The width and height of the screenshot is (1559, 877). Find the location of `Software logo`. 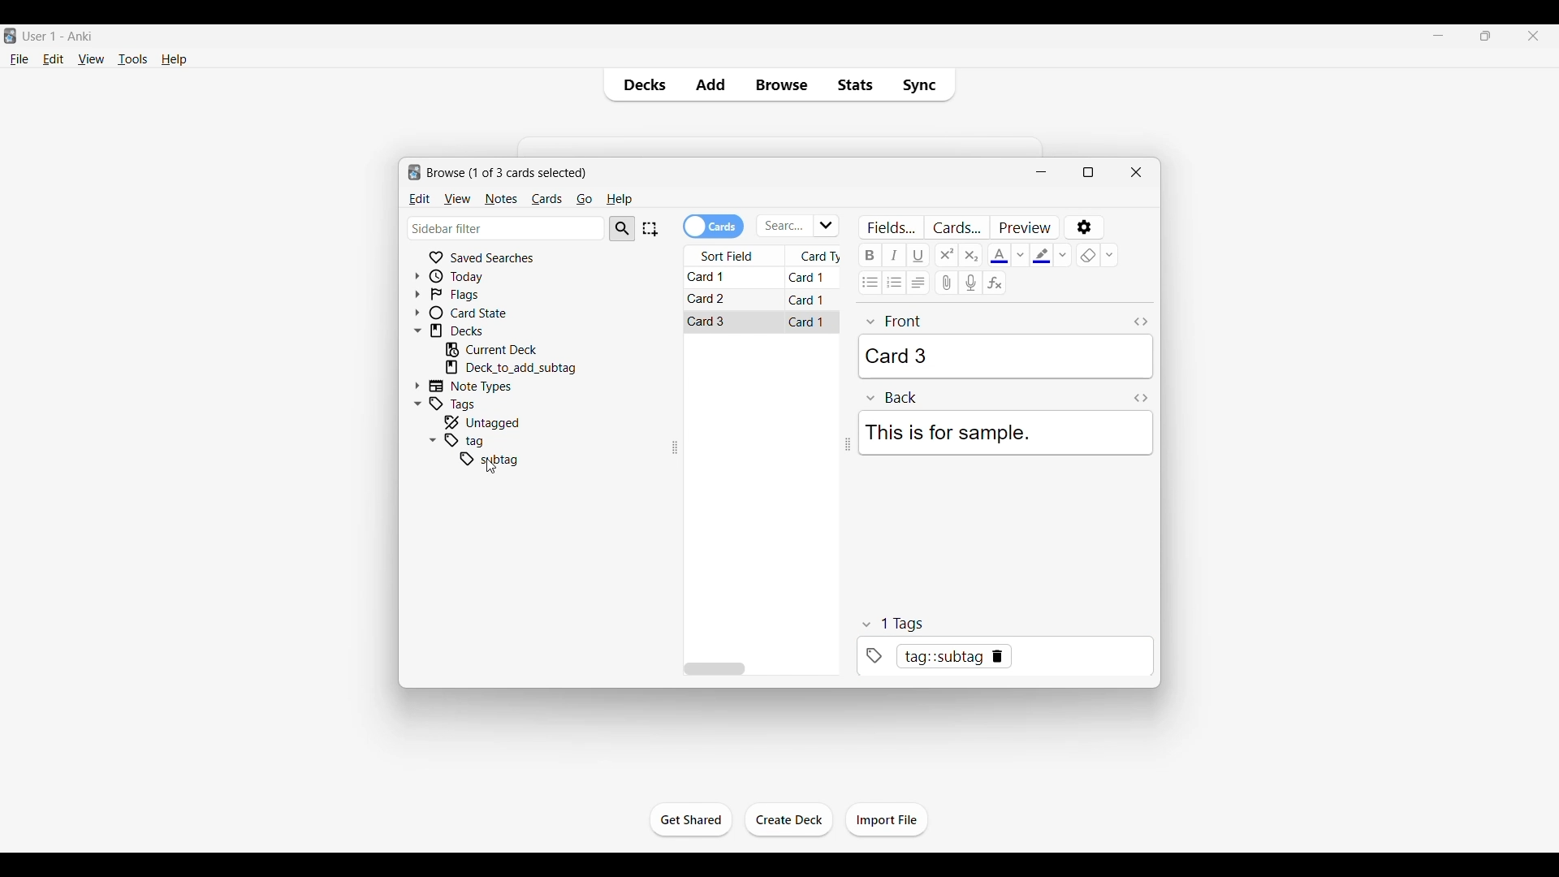

Software logo is located at coordinates (11, 36).